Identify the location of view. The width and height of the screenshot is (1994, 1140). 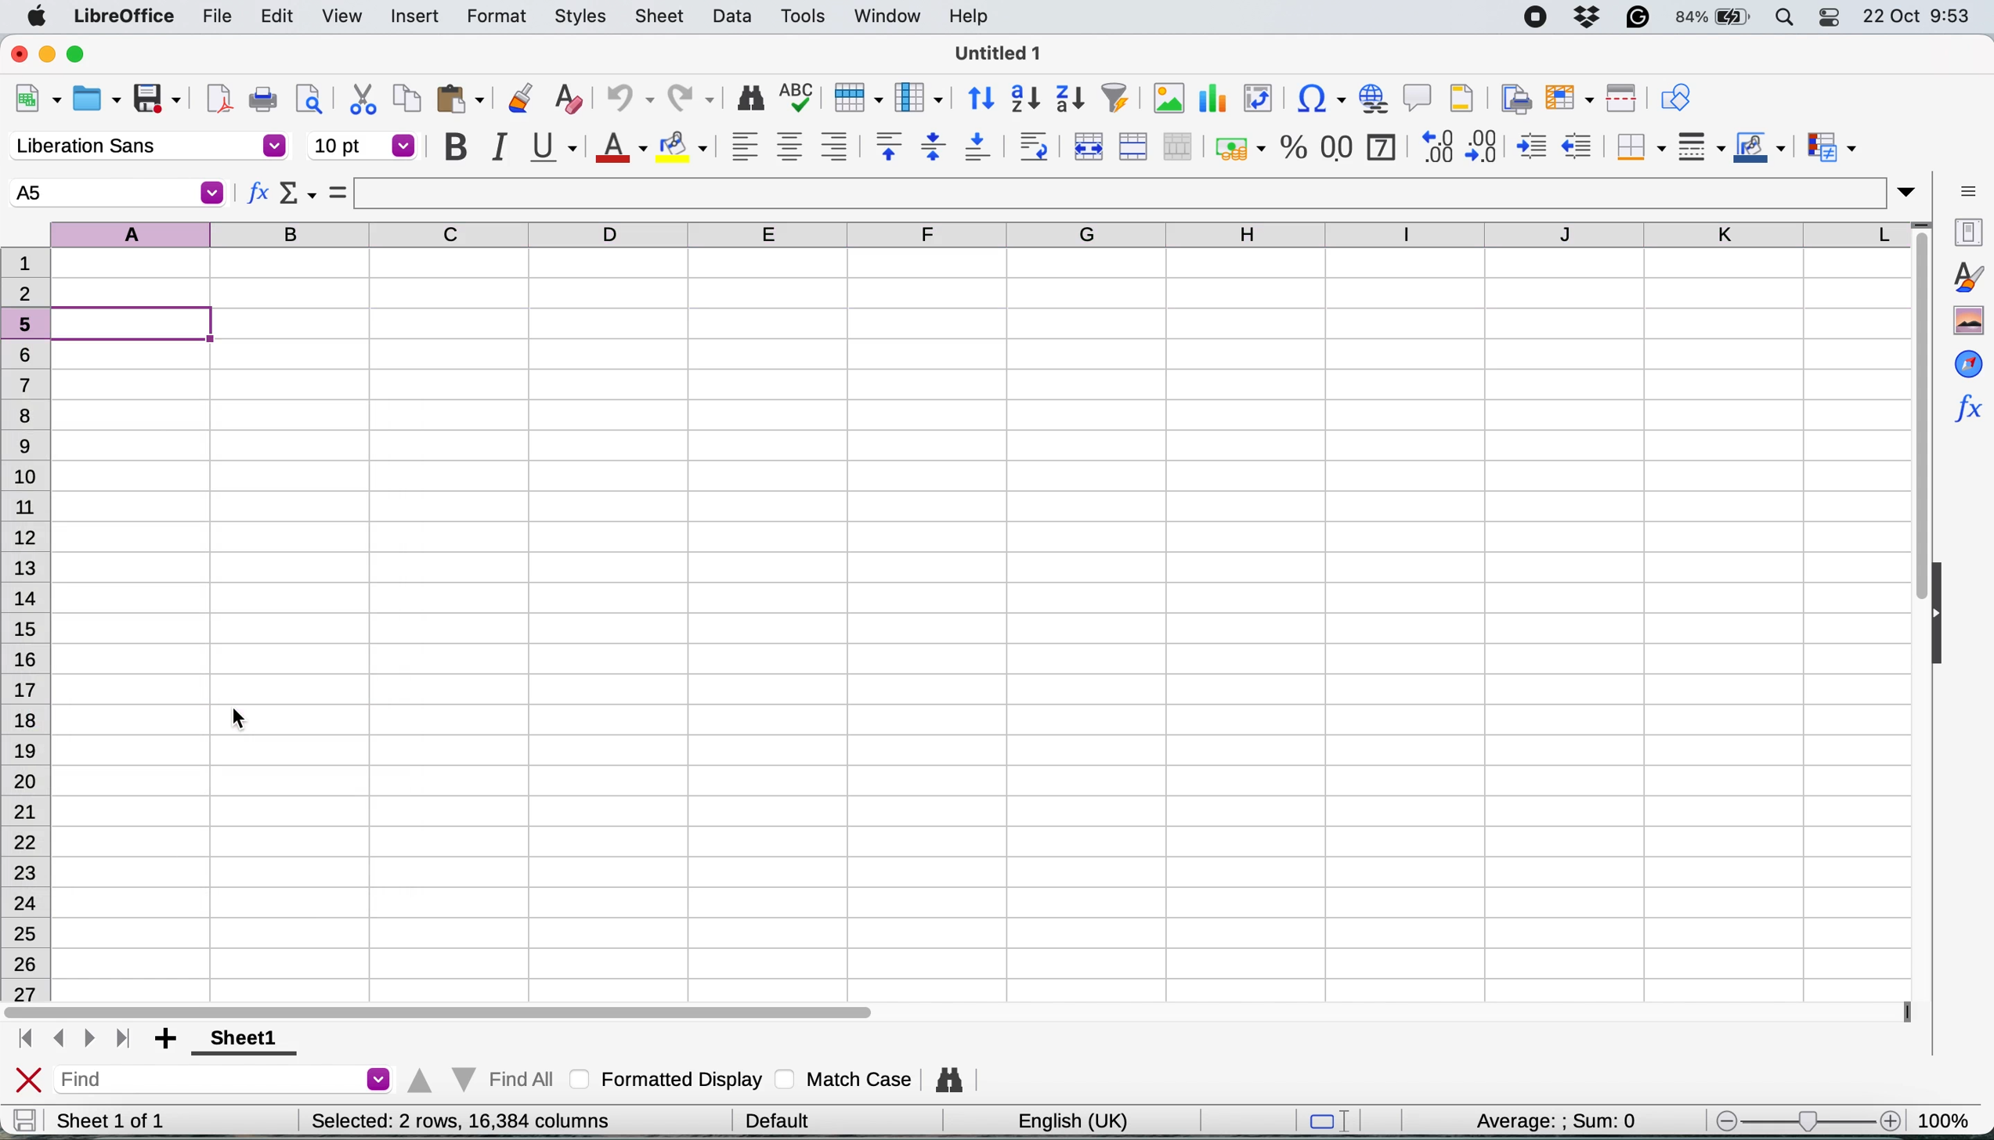
(341, 16).